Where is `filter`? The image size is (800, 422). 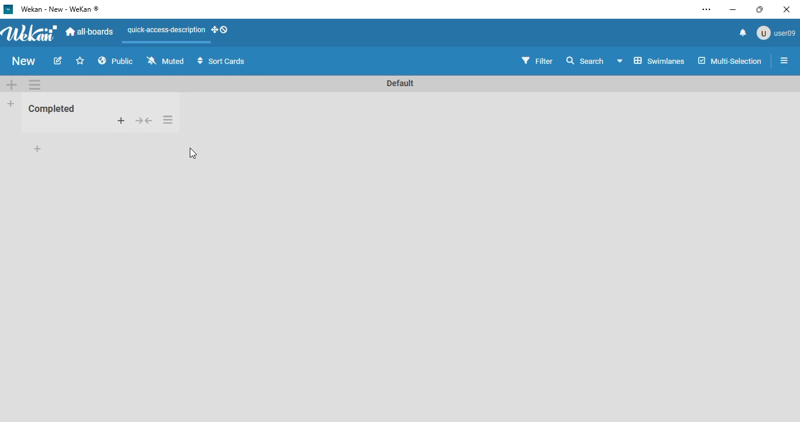 filter is located at coordinates (536, 61).